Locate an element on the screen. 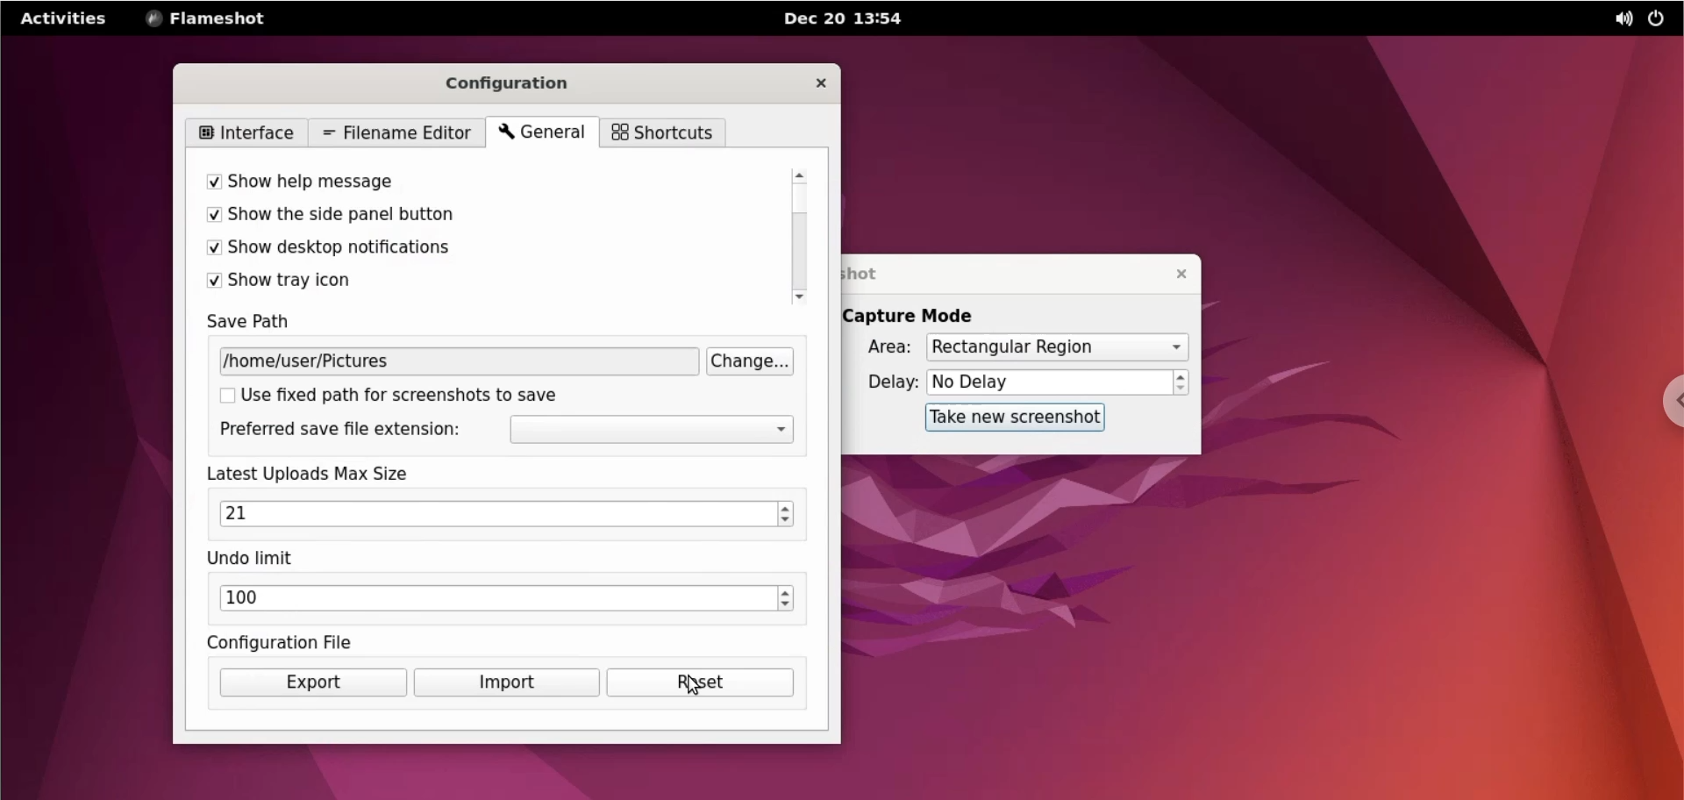 The height and width of the screenshot is (800, 1684). take new screenshot is located at coordinates (1011, 418).